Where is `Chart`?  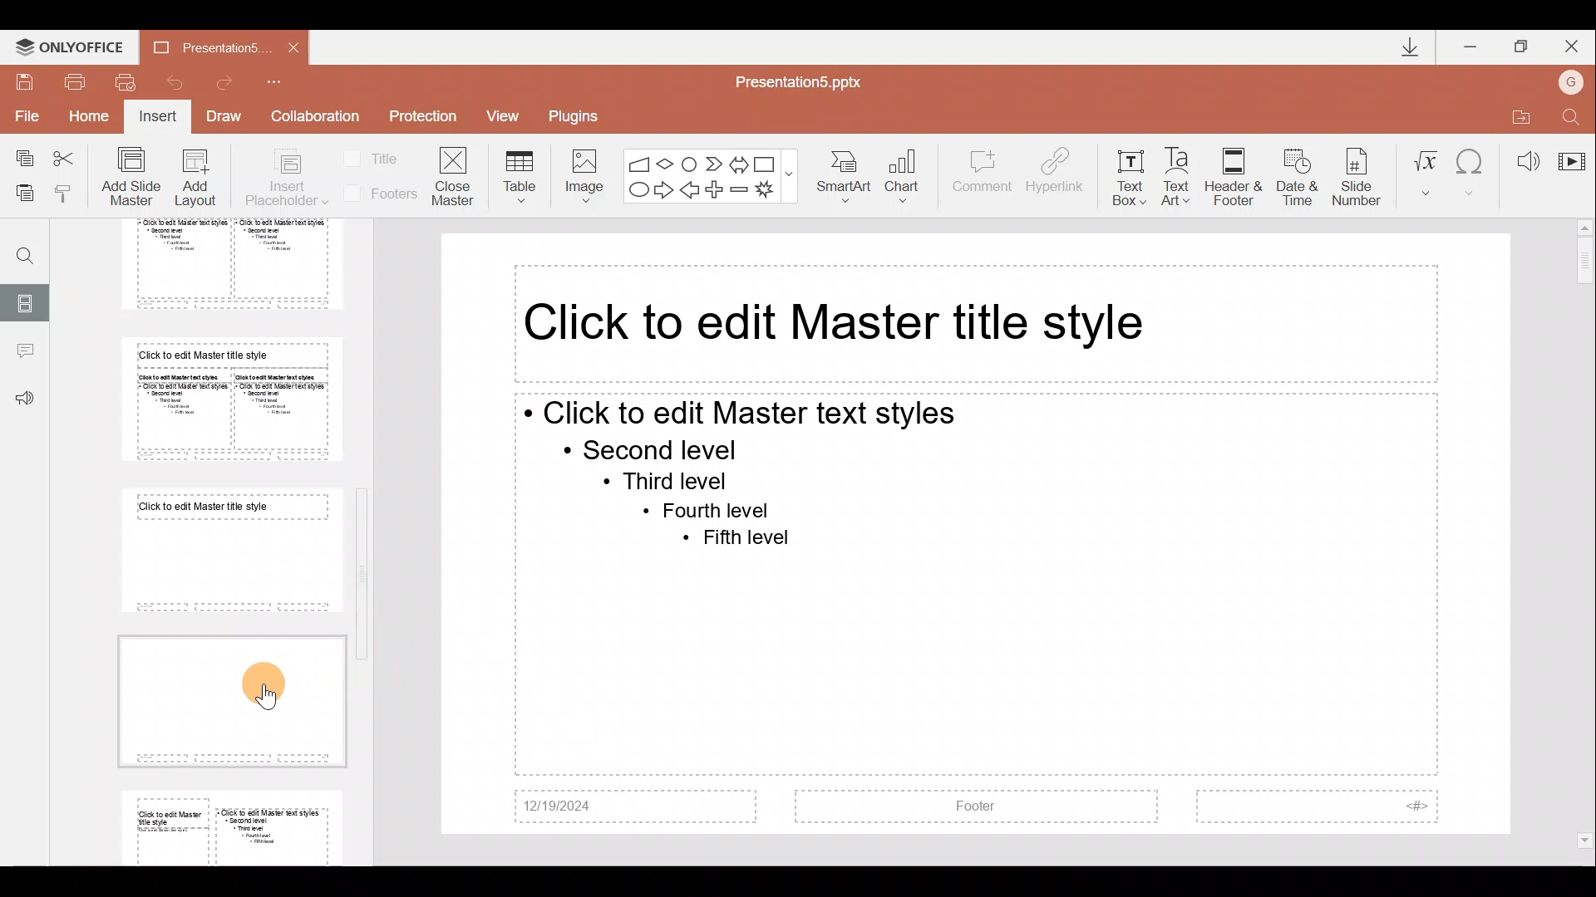
Chart is located at coordinates (913, 178).